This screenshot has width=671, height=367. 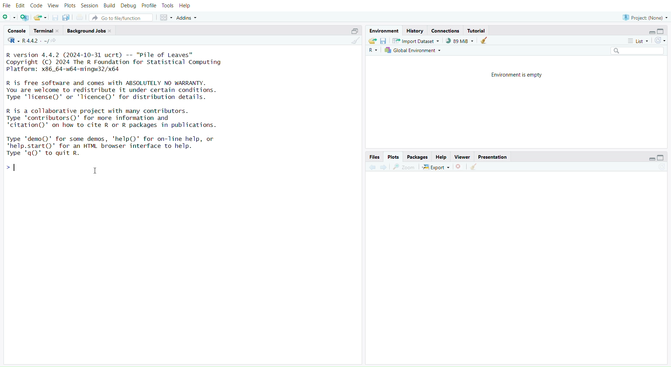 What do you see at coordinates (418, 156) in the screenshot?
I see `Packages` at bounding box center [418, 156].